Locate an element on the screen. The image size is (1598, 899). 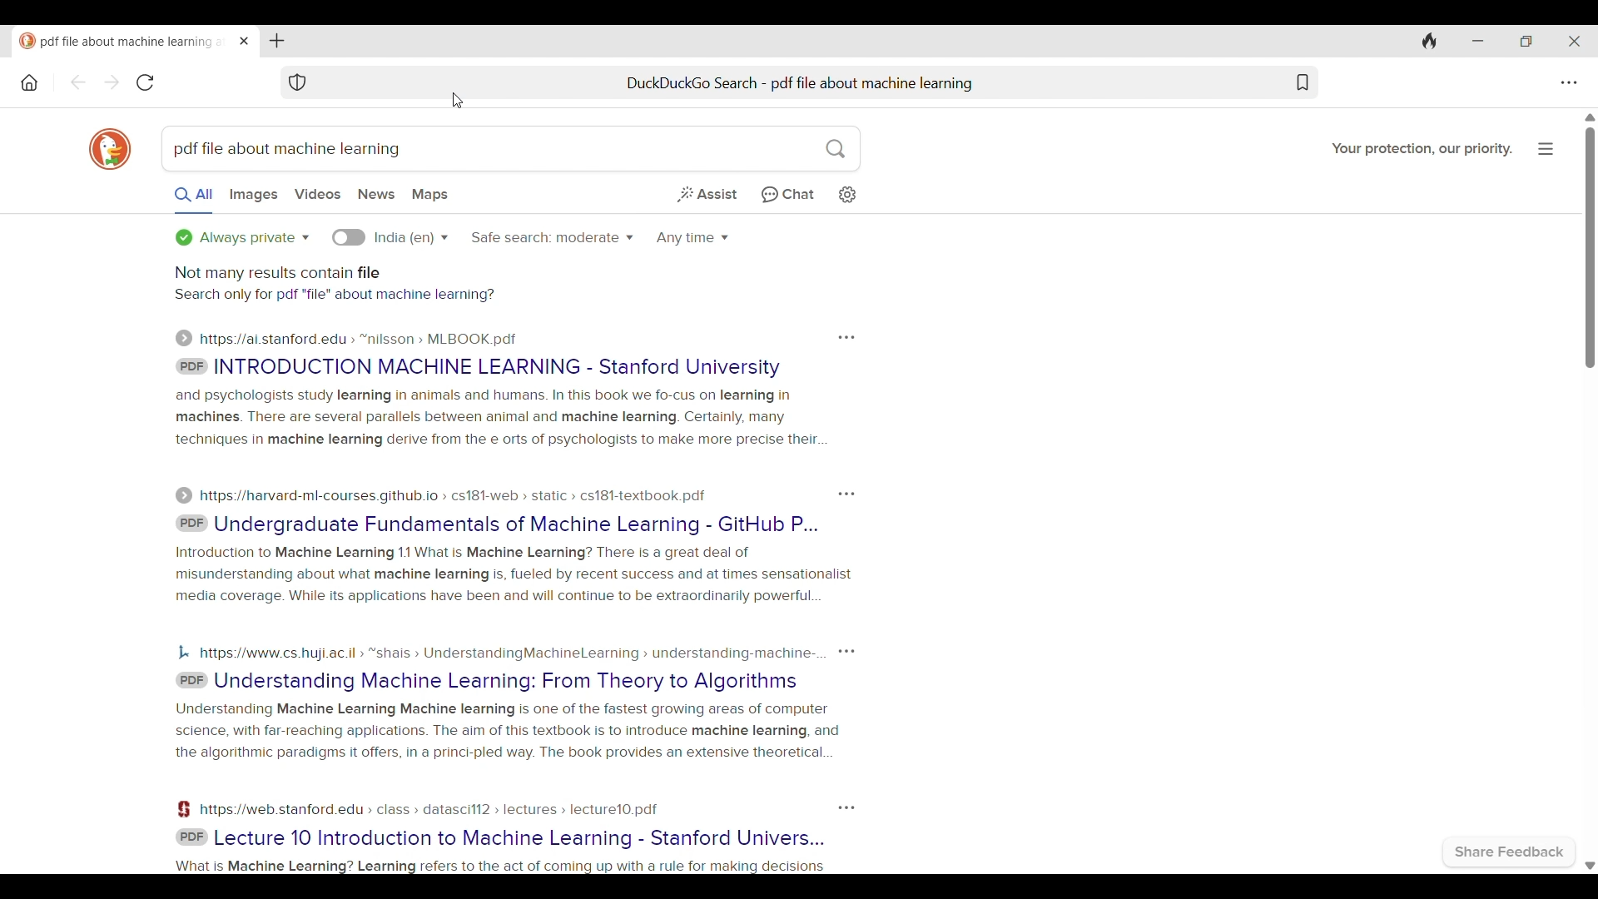
Not many results contain file is located at coordinates (278, 273).